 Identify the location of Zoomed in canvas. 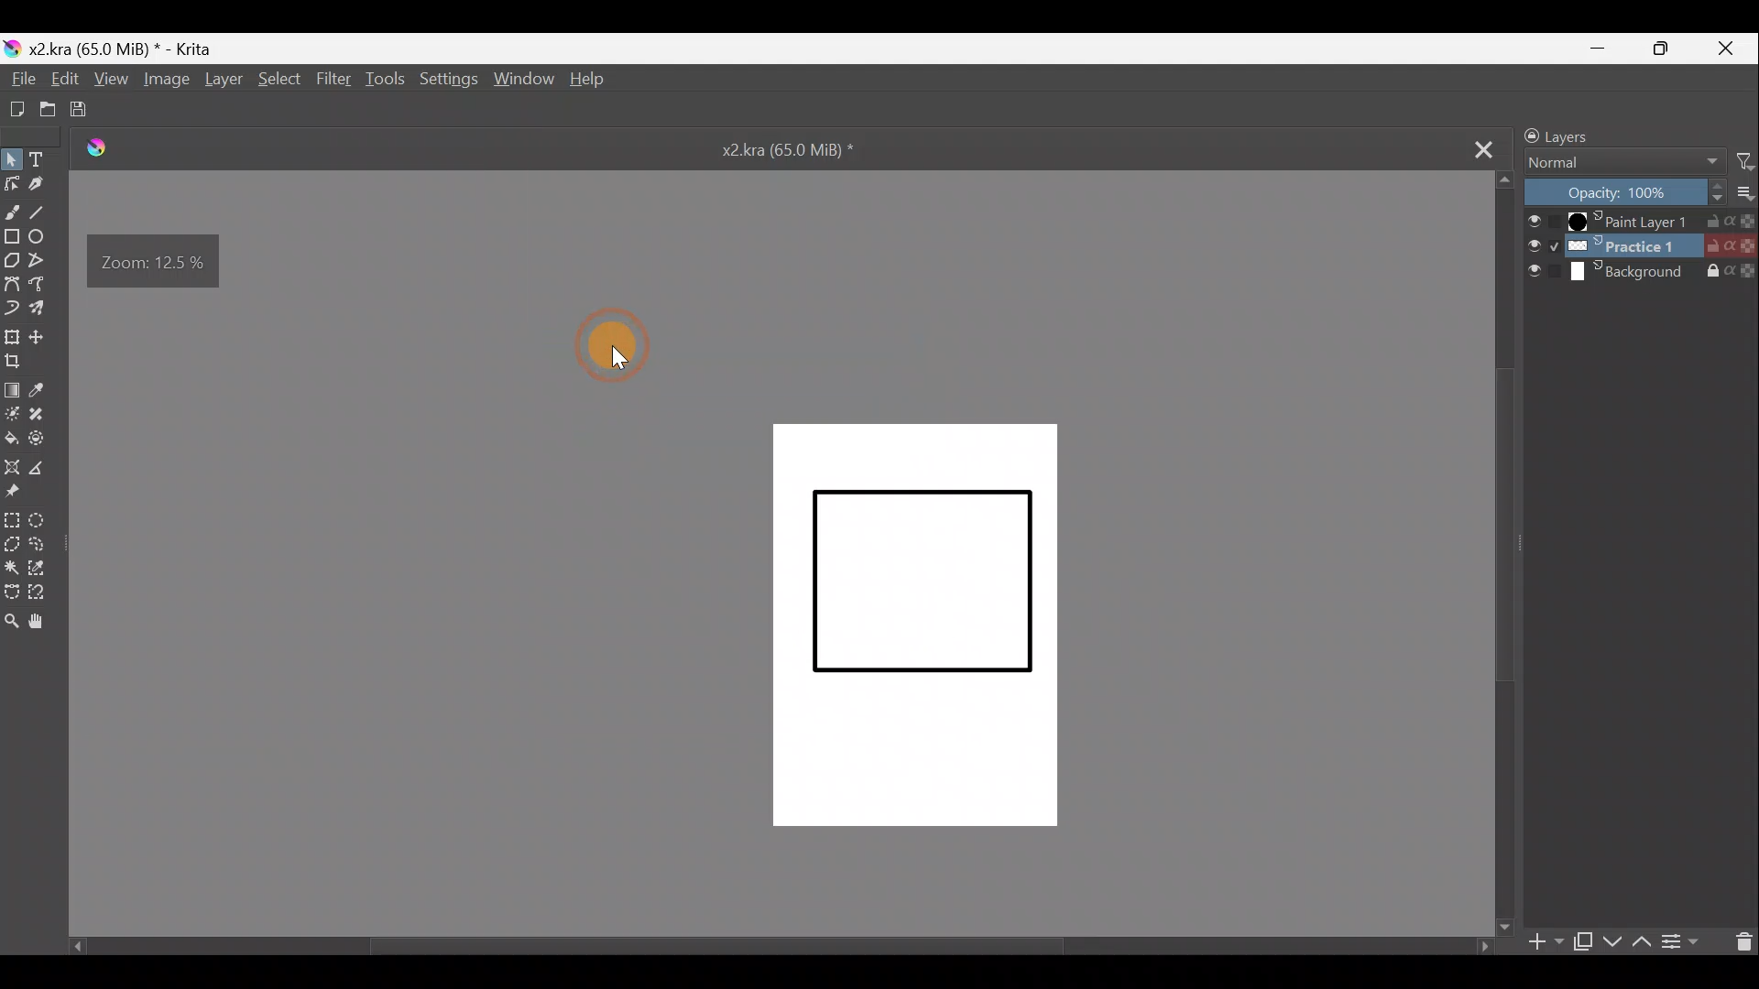
(911, 629).